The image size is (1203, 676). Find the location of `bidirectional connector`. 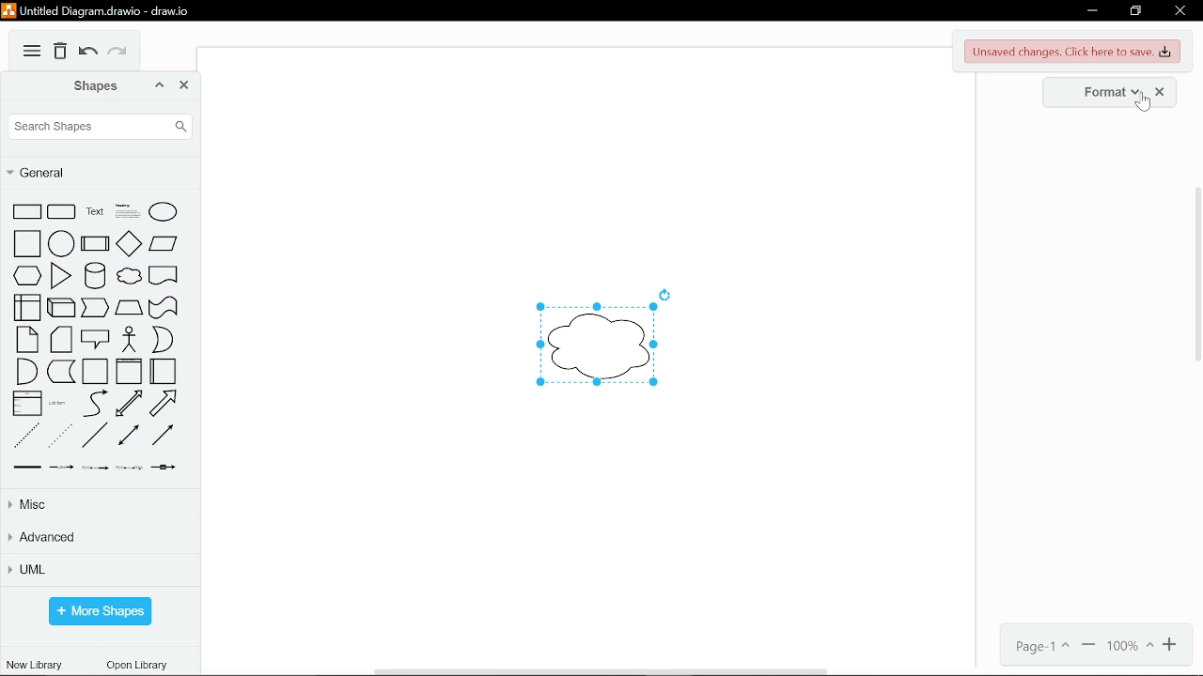

bidirectional connector is located at coordinates (128, 436).